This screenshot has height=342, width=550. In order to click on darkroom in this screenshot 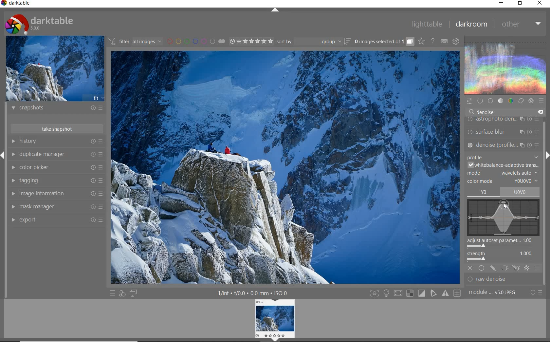, I will do `click(471, 24)`.